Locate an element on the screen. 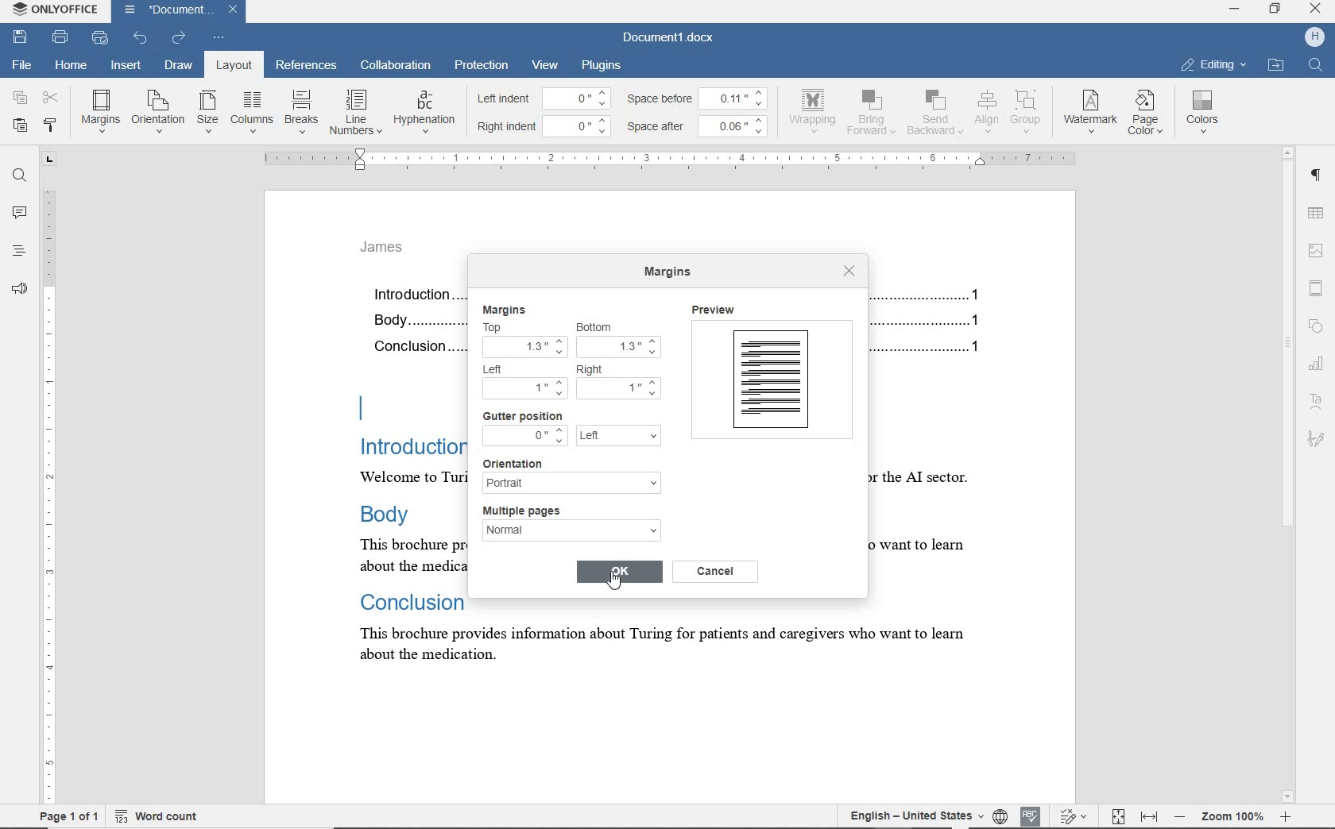 The width and height of the screenshot is (1335, 829). Left is located at coordinates (501, 369).